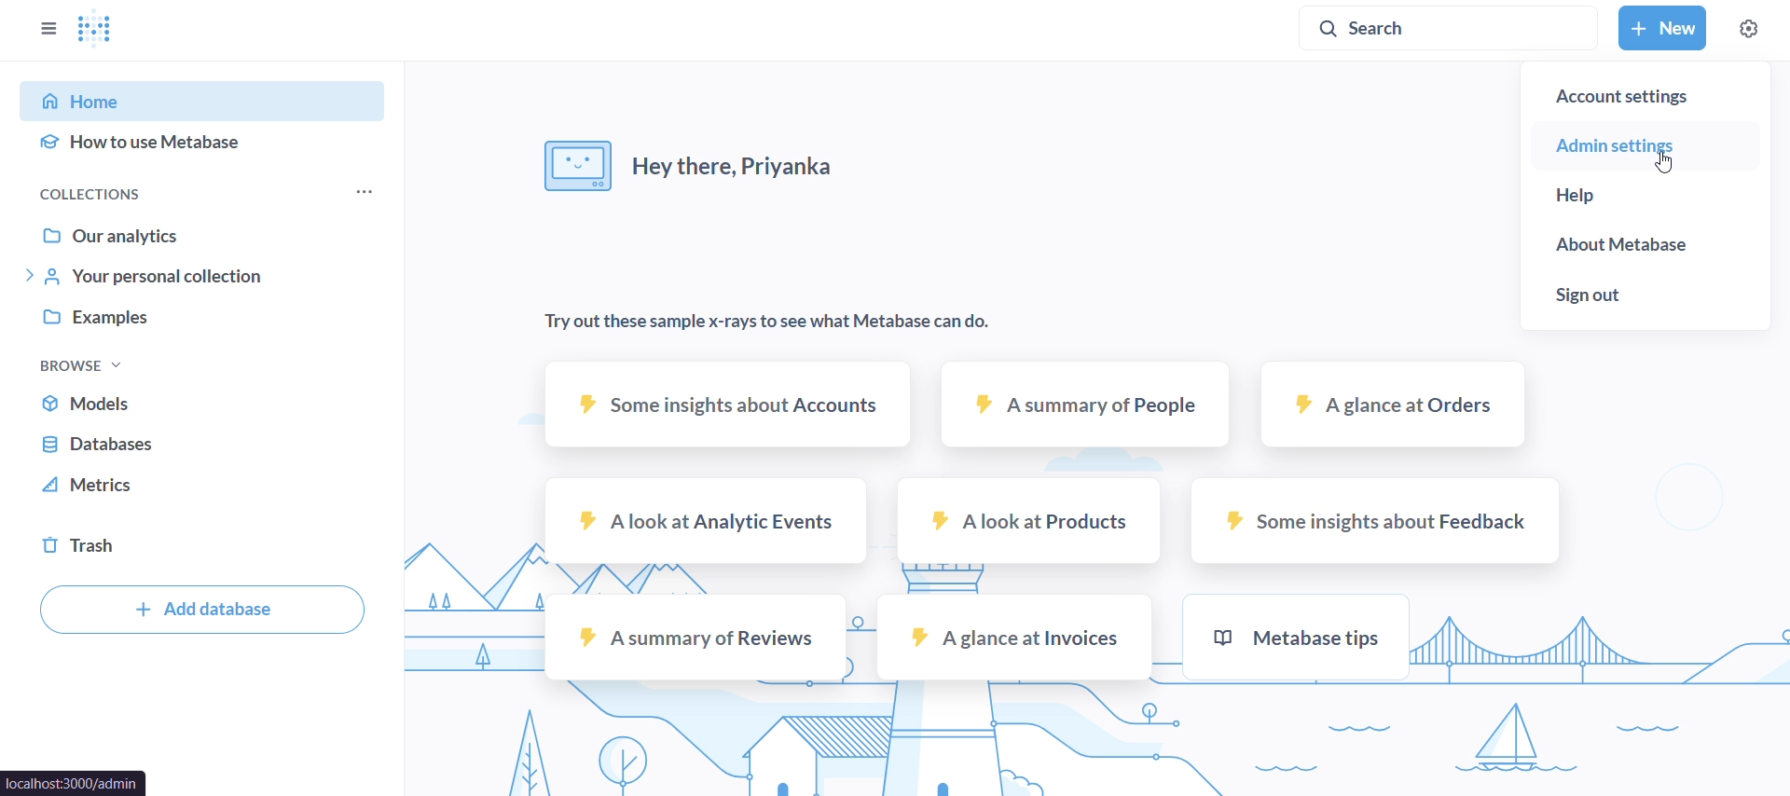 This screenshot has width=1790, height=796. What do you see at coordinates (1641, 300) in the screenshot?
I see `sign out` at bounding box center [1641, 300].